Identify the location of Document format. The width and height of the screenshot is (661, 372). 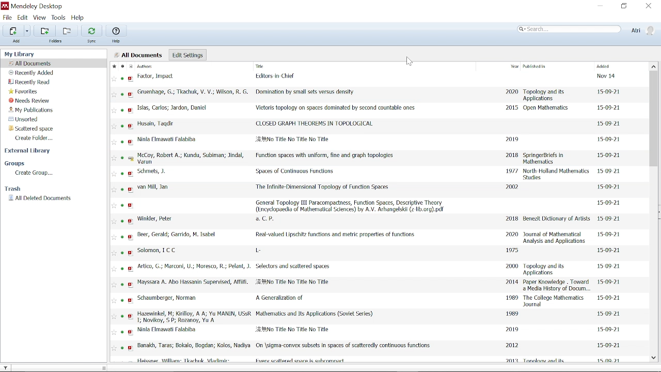
(132, 66).